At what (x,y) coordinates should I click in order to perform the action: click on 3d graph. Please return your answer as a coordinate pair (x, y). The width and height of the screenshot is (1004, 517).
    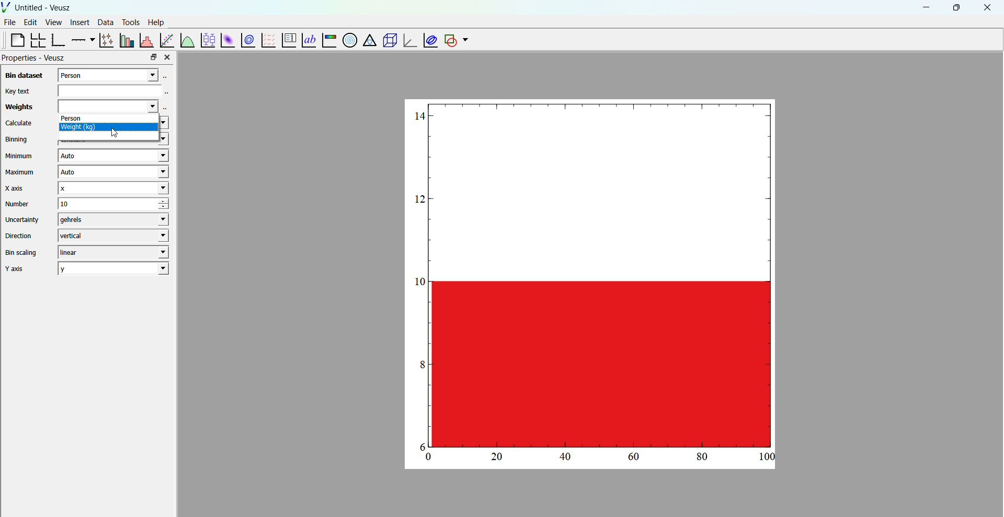
    Looking at the image, I should click on (408, 41).